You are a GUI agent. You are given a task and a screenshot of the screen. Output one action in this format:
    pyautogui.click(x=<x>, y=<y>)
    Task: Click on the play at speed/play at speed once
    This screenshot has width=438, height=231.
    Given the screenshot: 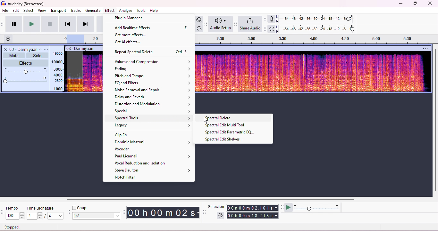 What is the action you would take?
    pyautogui.click(x=288, y=208)
    